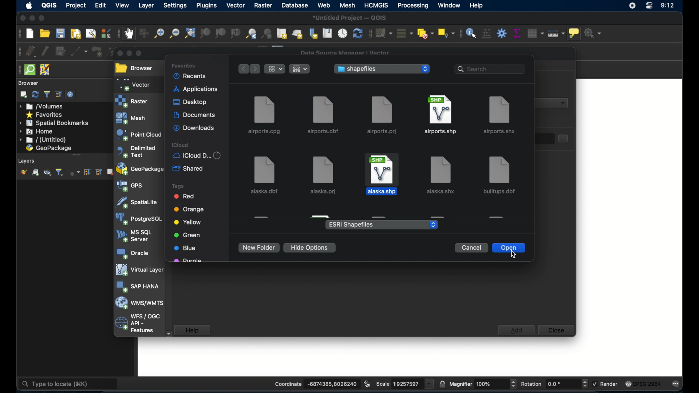 This screenshot has height=393, width=699. Describe the element at coordinates (134, 68) in the screenshot. I see `browser` at that location.